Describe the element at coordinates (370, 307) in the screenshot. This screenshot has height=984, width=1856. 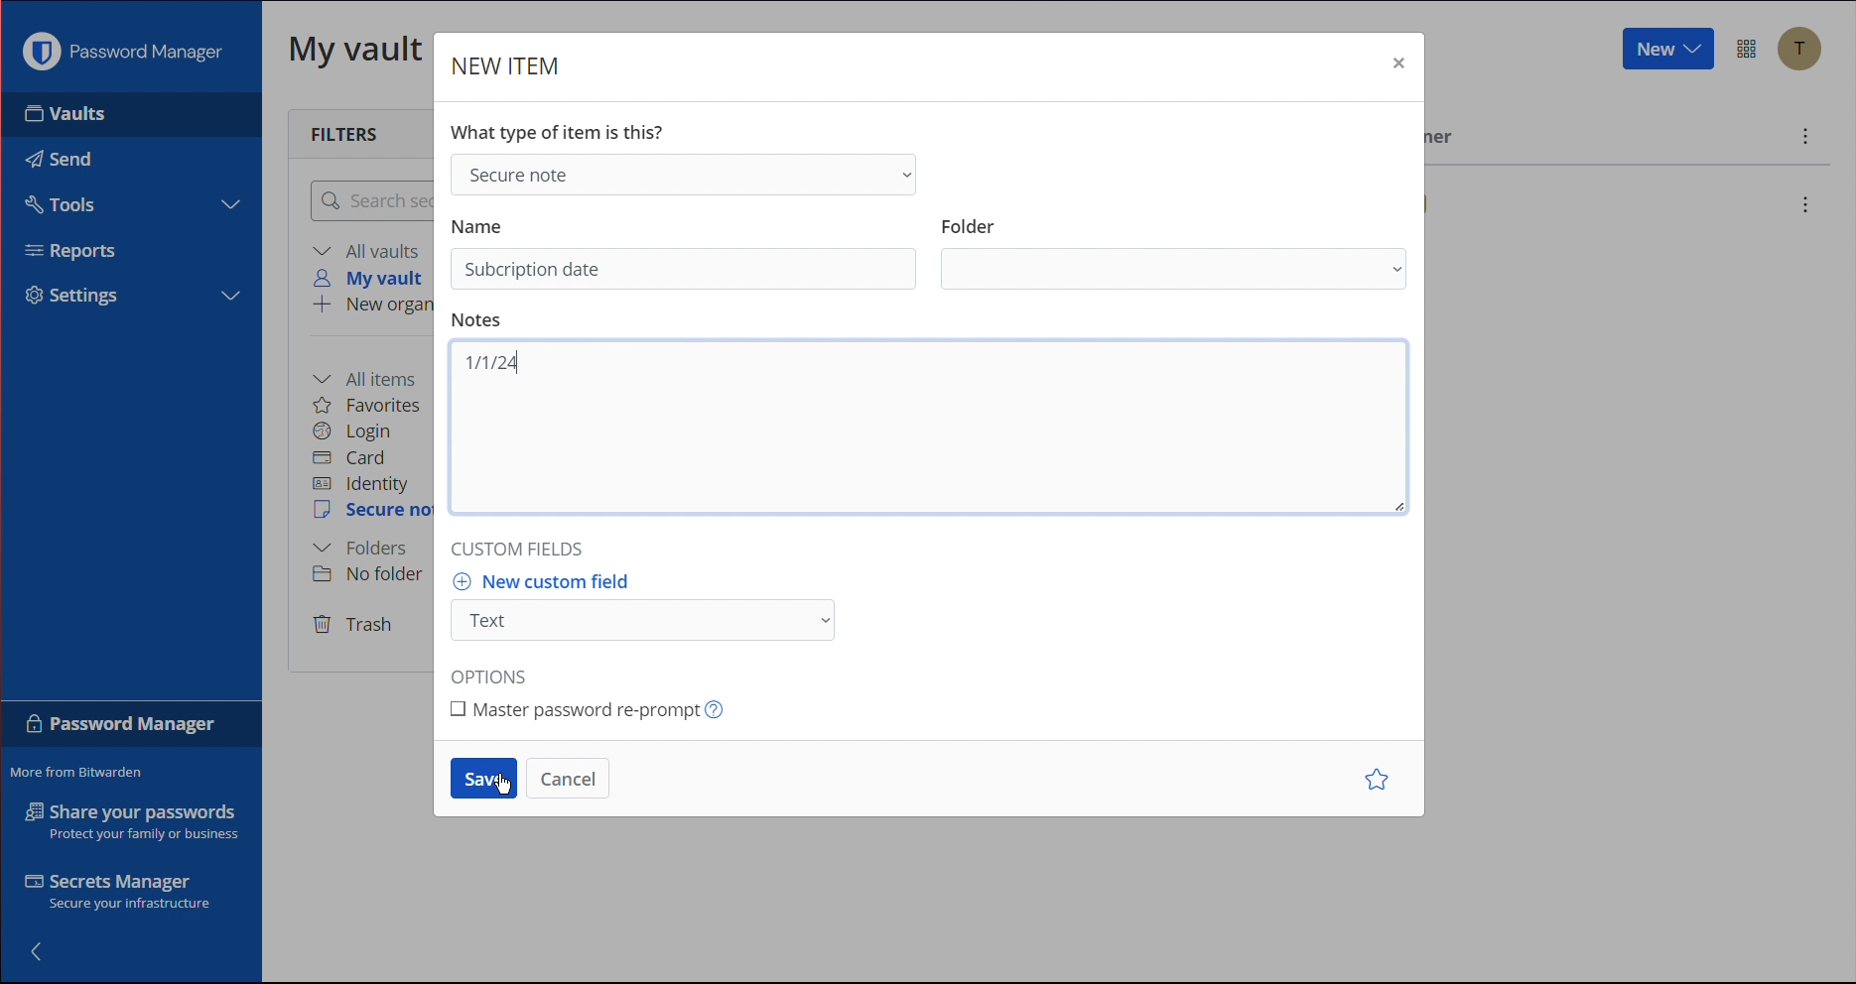
I see `New organization` at that location.